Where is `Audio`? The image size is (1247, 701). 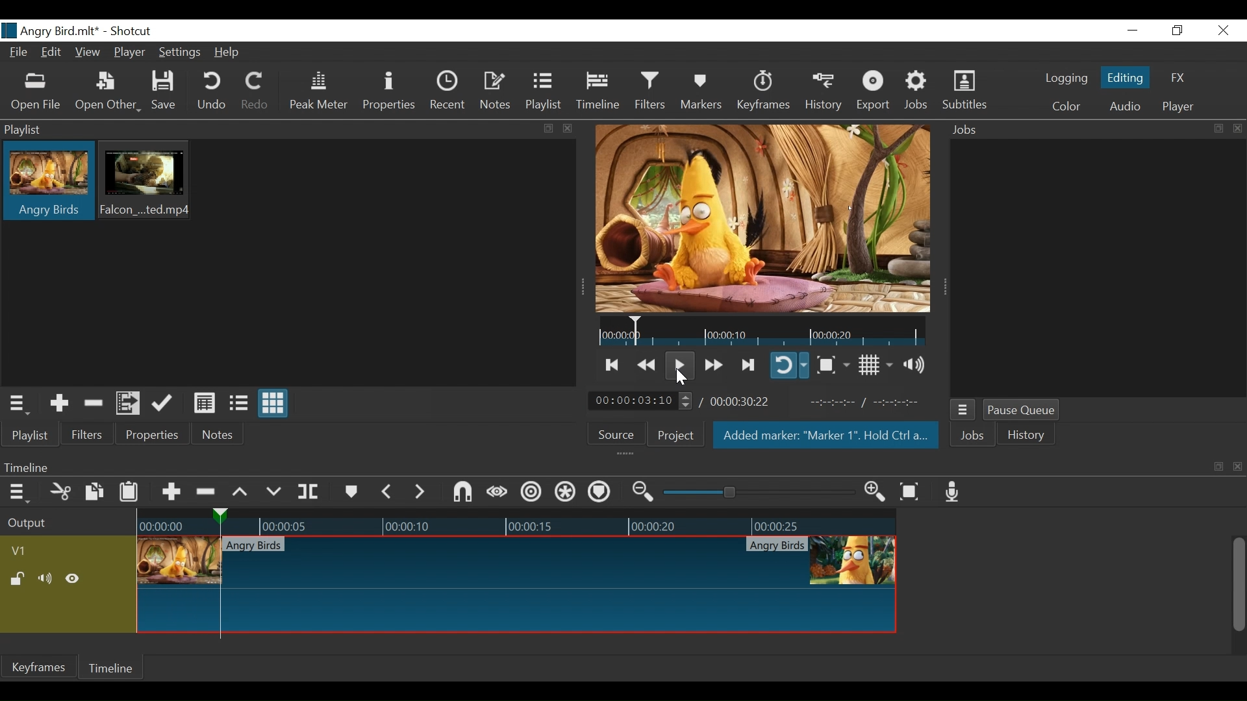
Audio is located at coordinates (1125, 106).